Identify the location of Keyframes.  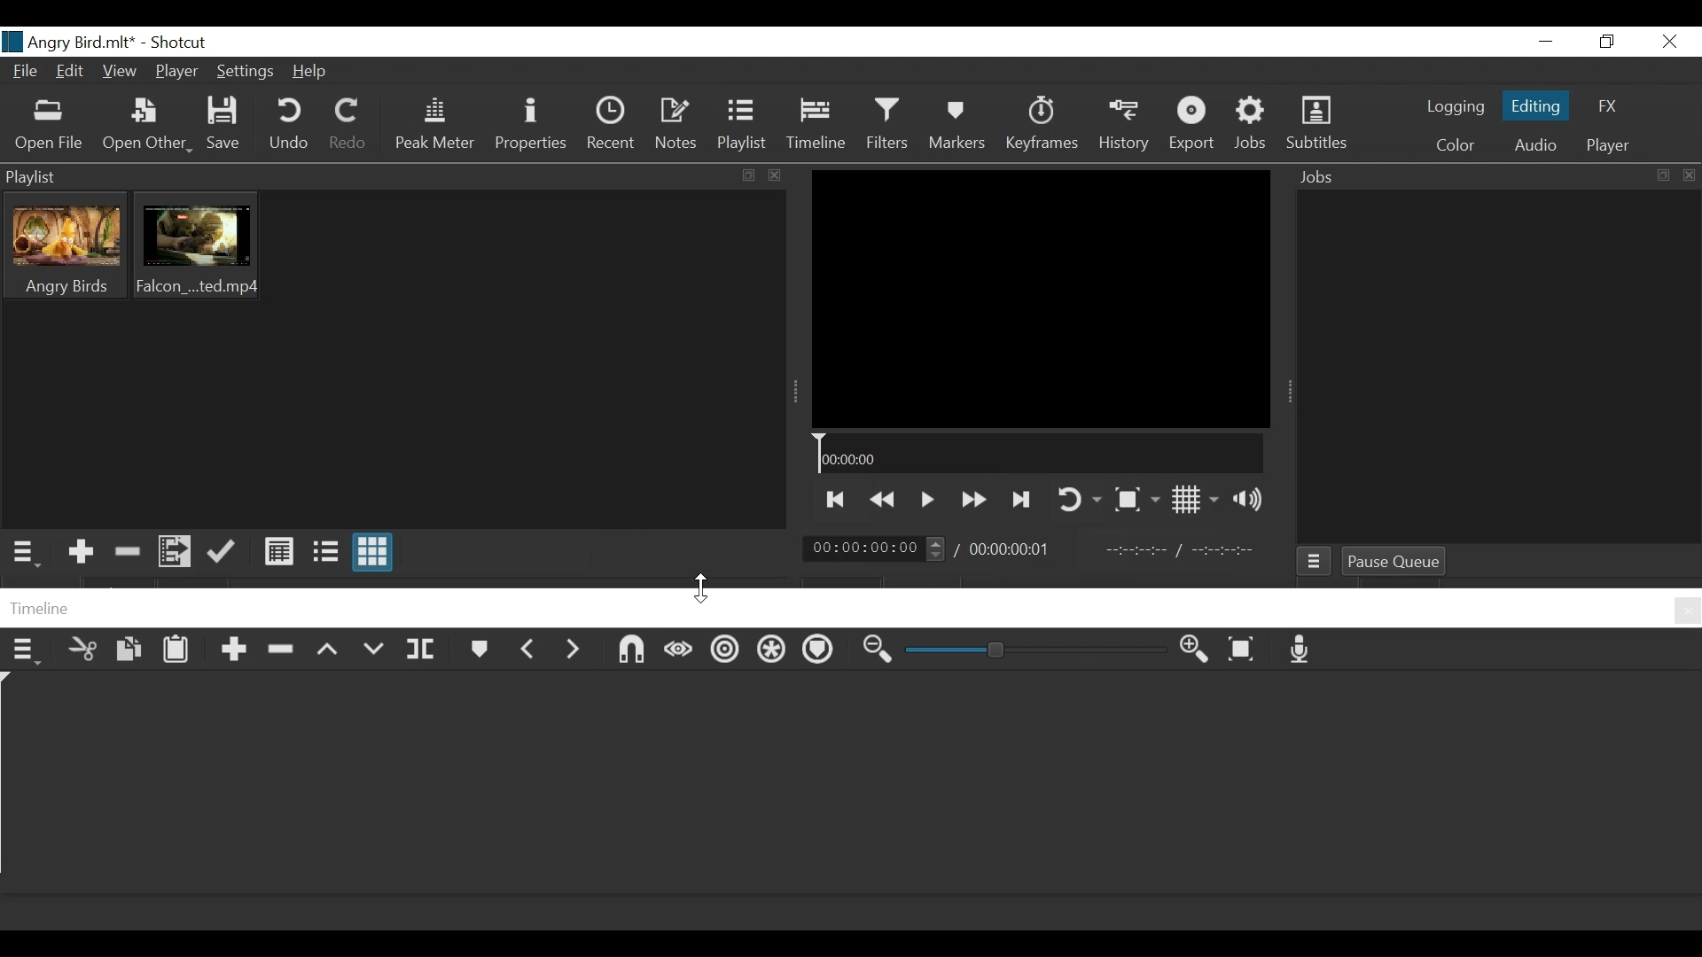
(1040, 124).